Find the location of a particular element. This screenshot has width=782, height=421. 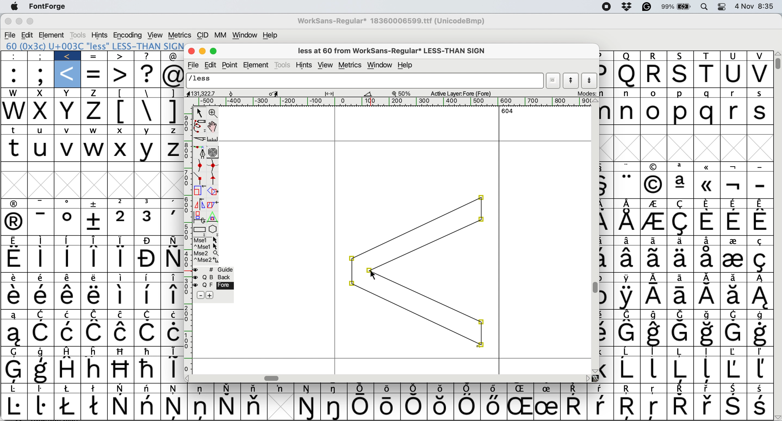

tools is located at coordinates (284, 65).